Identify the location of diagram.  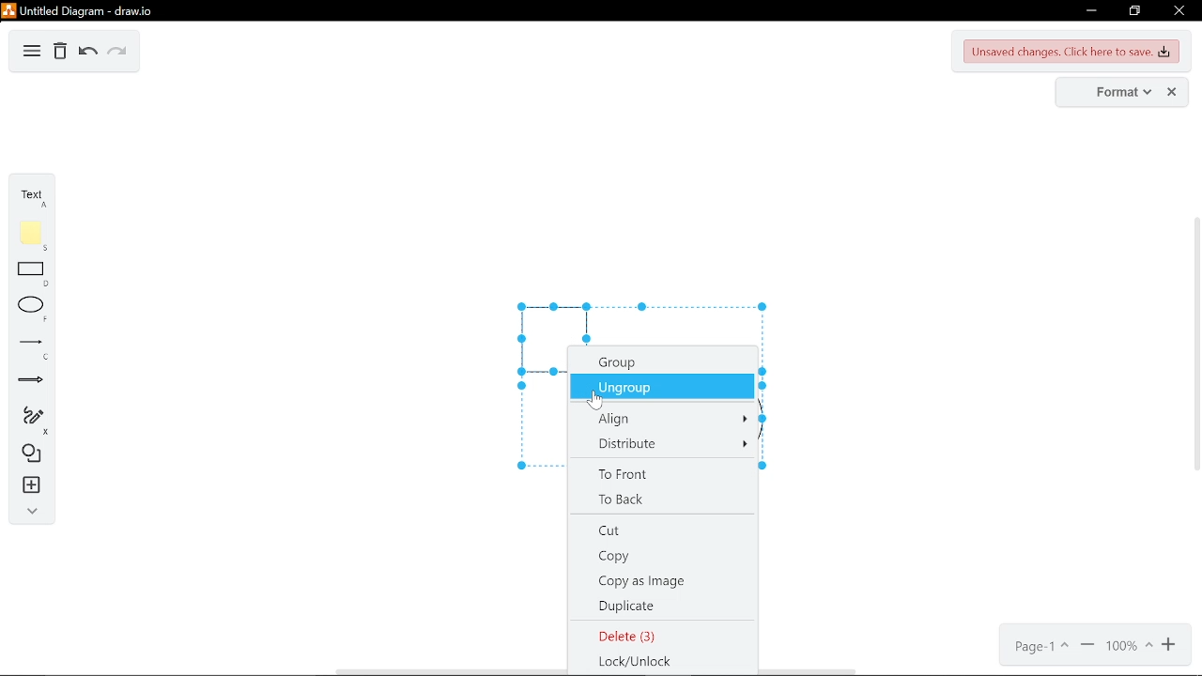
(32, 53).